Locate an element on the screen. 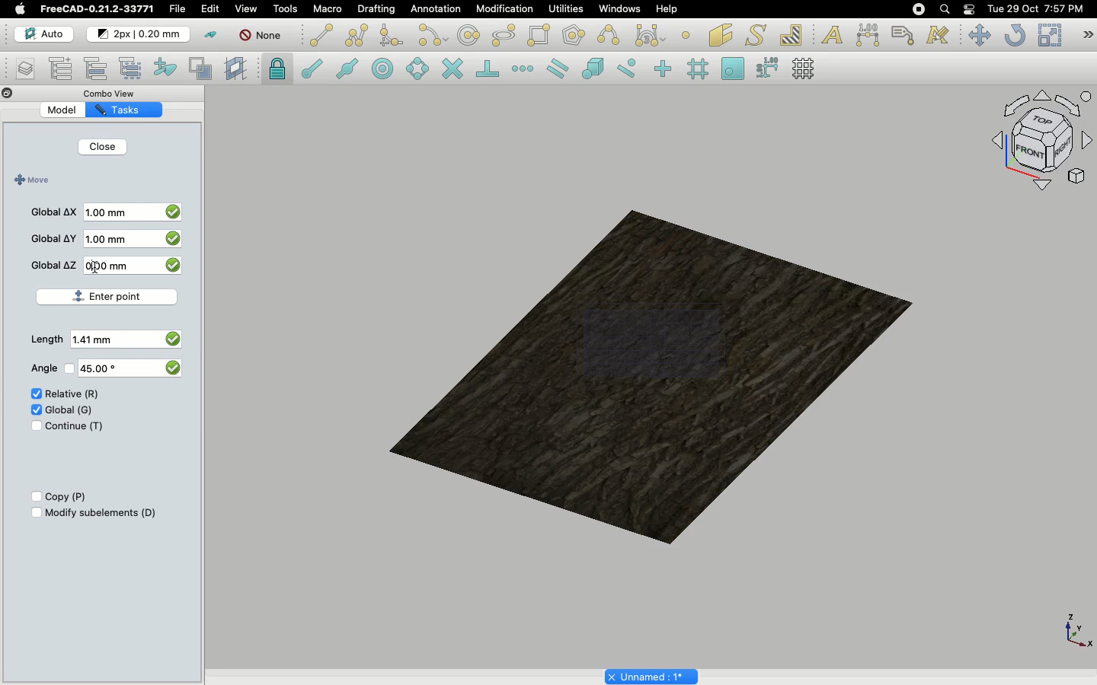 The width and height of the screenshot is (1097, 685). Copy is located at coordinates (67, 497).